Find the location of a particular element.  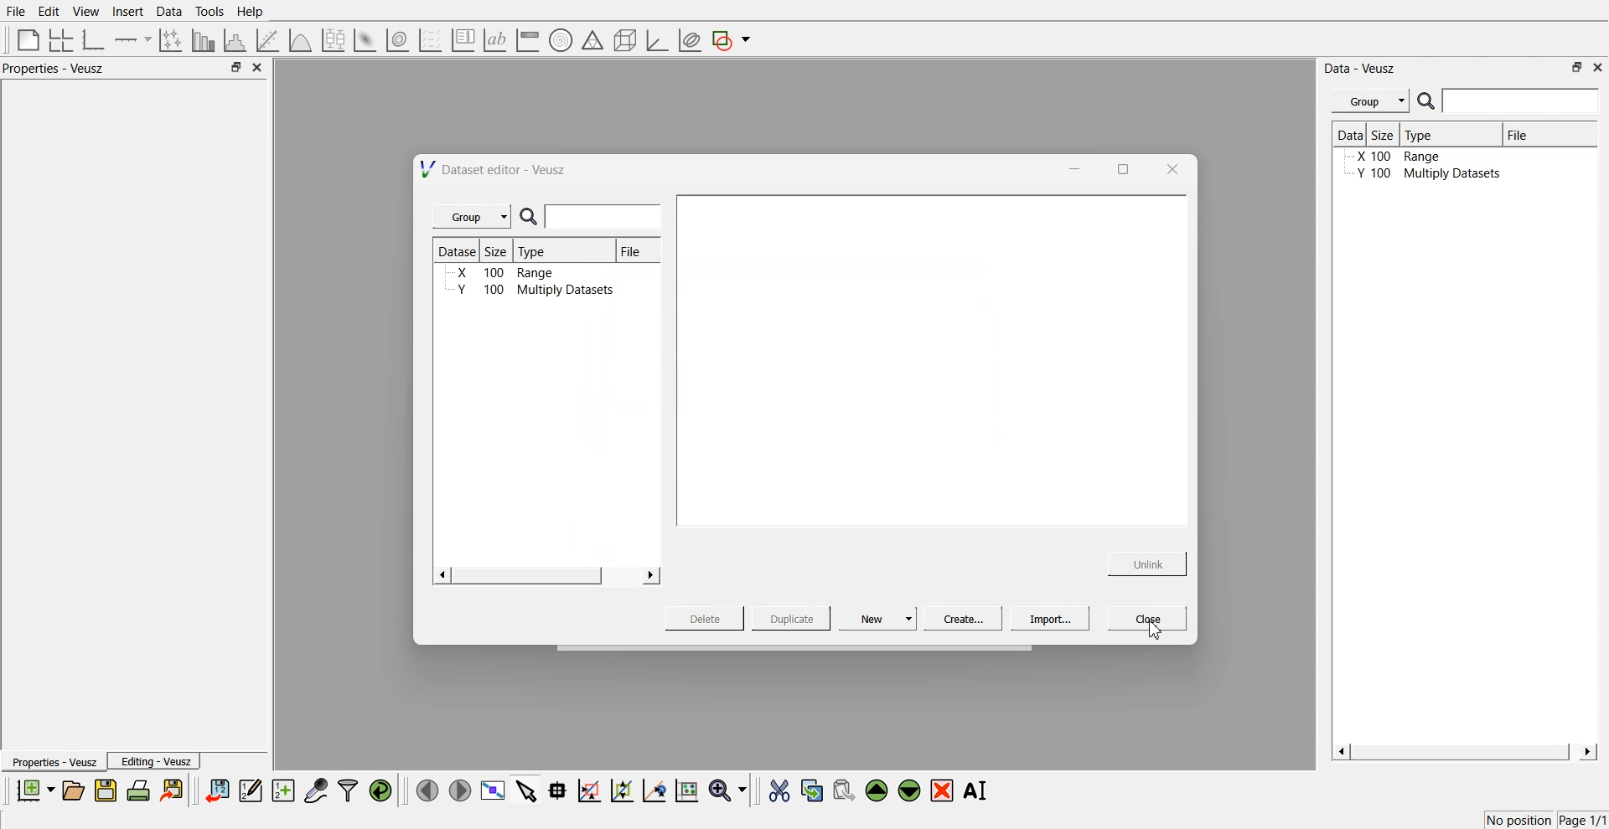

move  the selected widgets down is located at coordinates (909, 789).